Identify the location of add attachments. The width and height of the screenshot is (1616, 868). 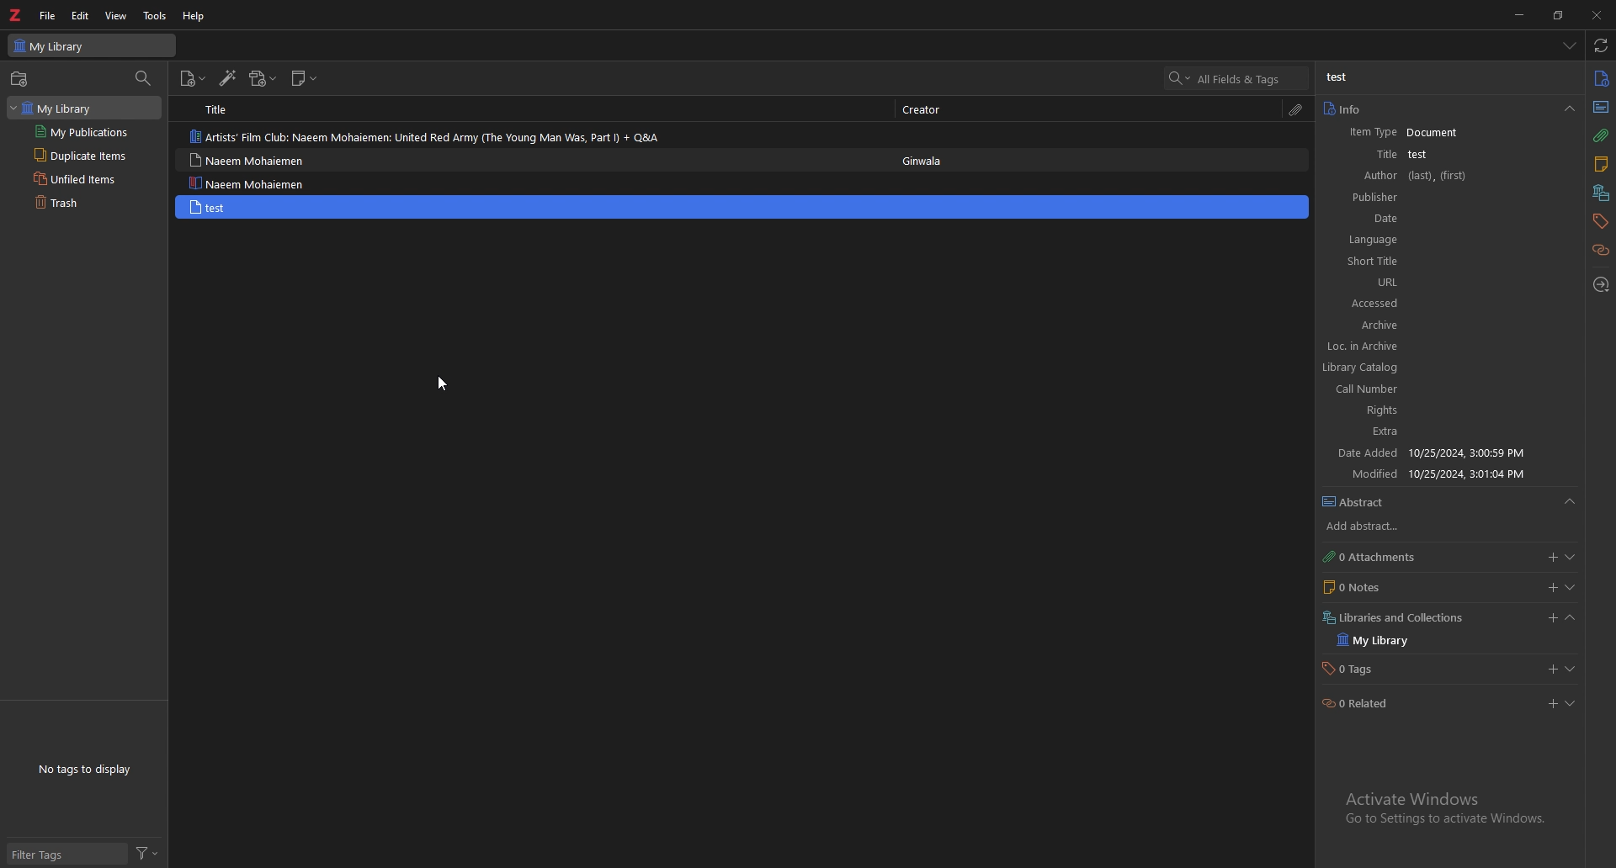
(1551, 558).